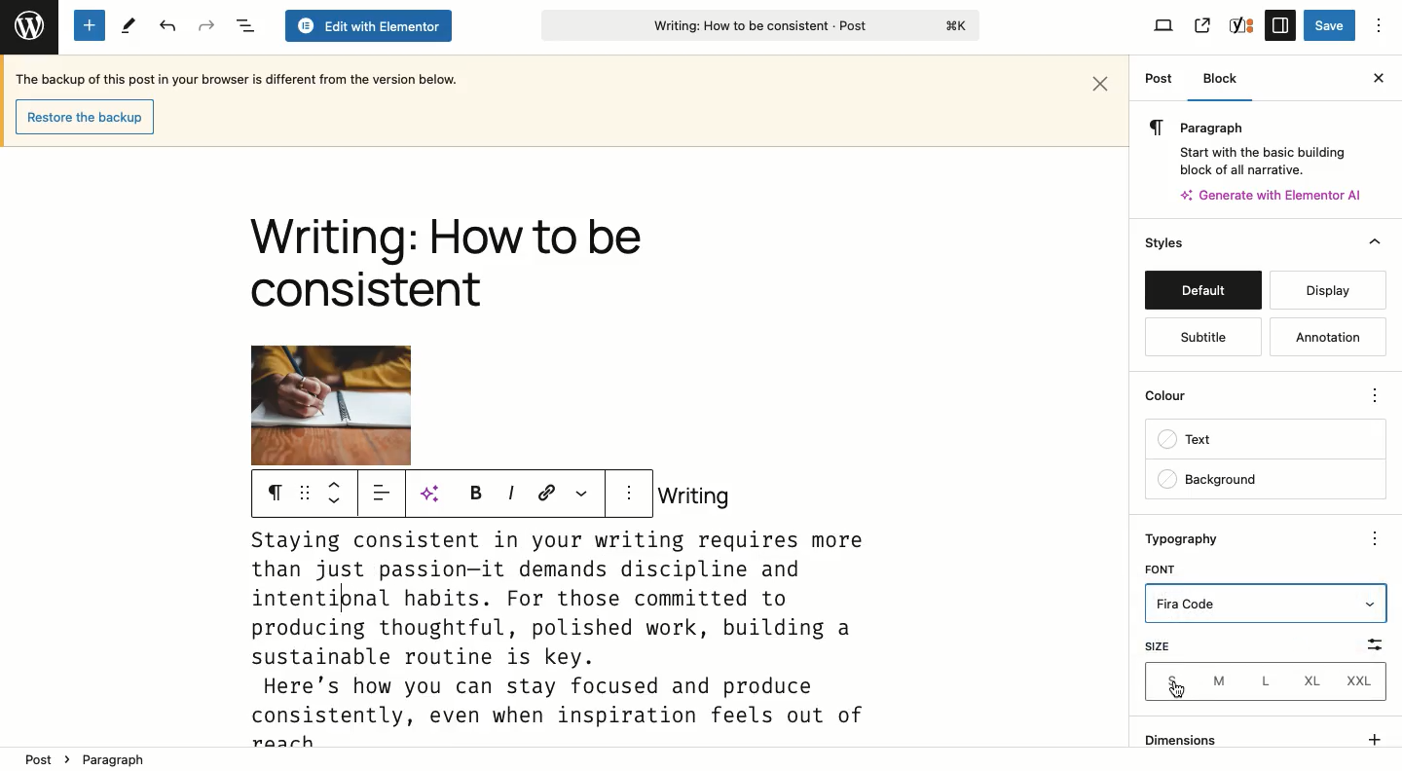 This screenshot has width=1402, height=771. What do you see at coordinates (1202, 338) in the screenshot?
I see `Subtitle` at bounding box center [1202, 338].